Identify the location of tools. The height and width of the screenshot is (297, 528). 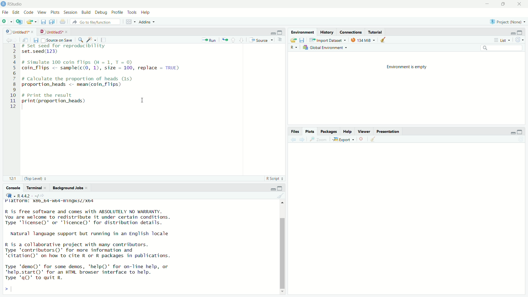
(132, 12).